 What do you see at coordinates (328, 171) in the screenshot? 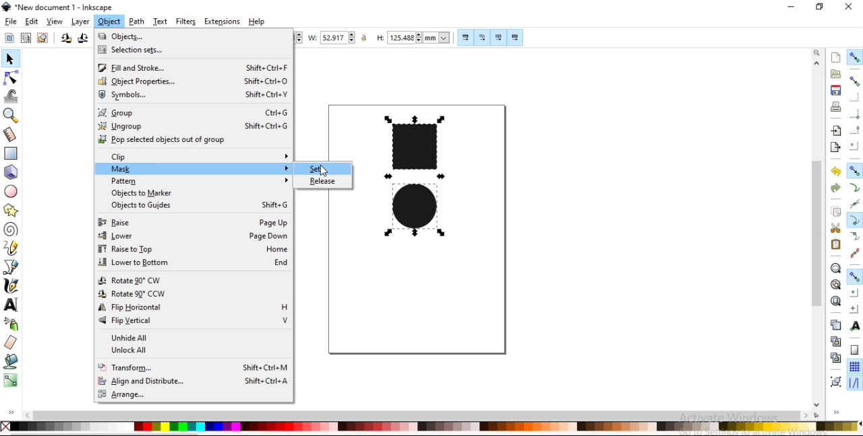
I see `cursor` at bounding box center [328, 171].